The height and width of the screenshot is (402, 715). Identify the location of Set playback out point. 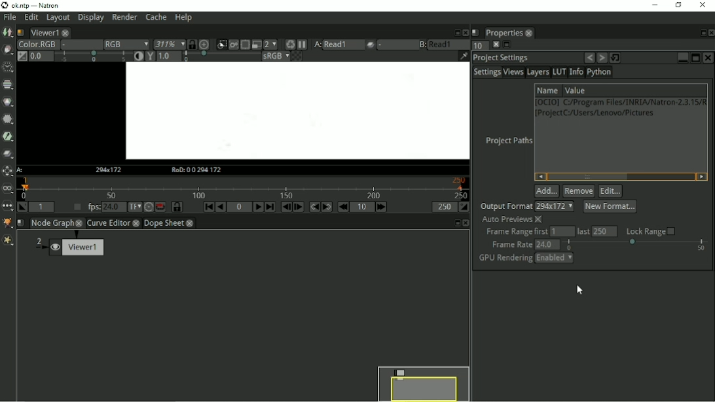
(466, 208).